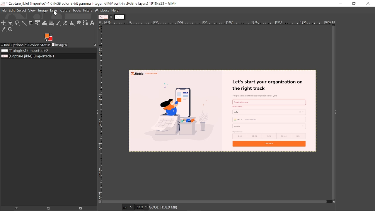 Image resolution: width=375 pixels, height=211 pixels. Describe the element at coordinates (93, 23) in the screenshot. I see `Text tool` at that location.